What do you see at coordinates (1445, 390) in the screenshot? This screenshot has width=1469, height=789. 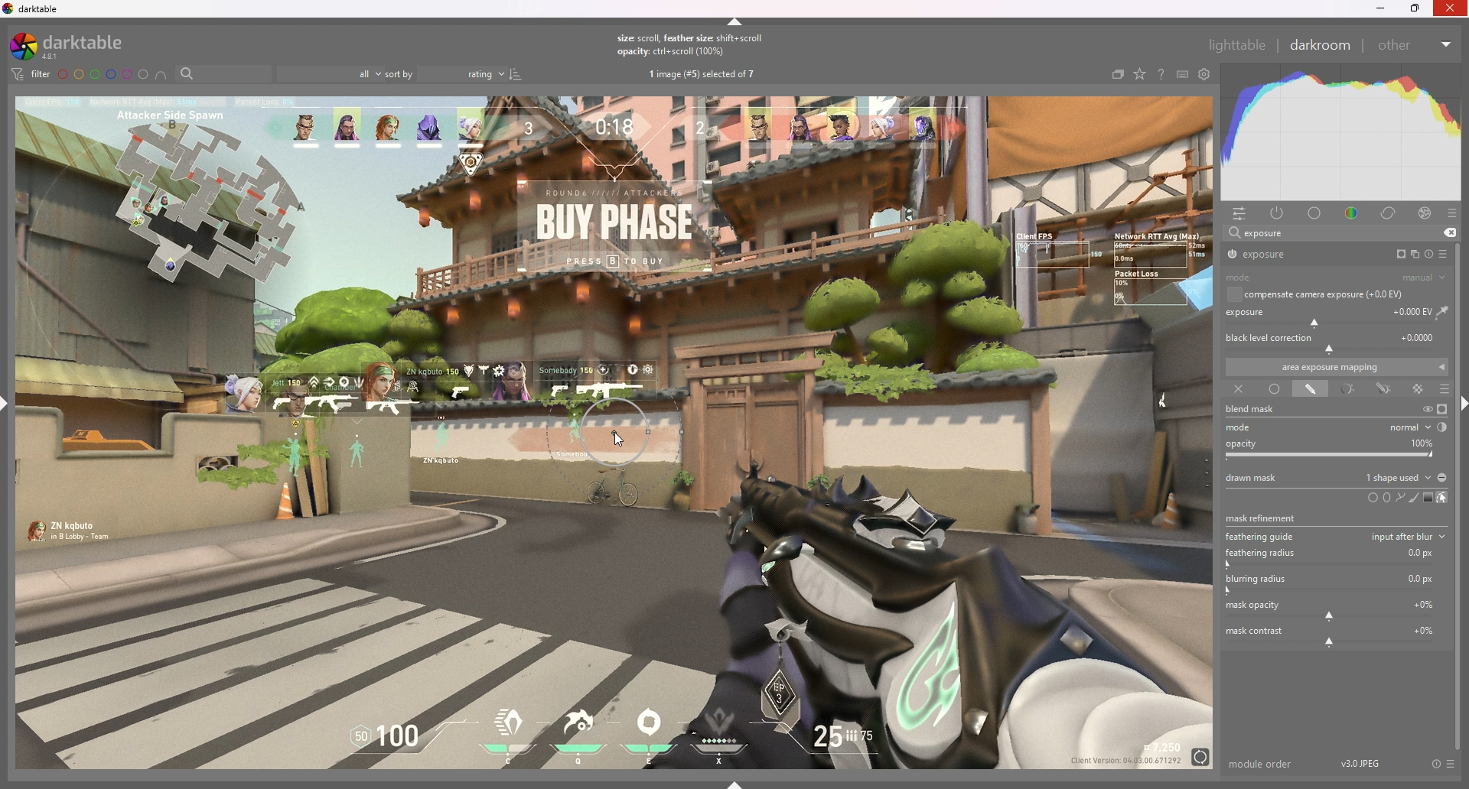 I see `blending options` at bounding box center [1445, 390].